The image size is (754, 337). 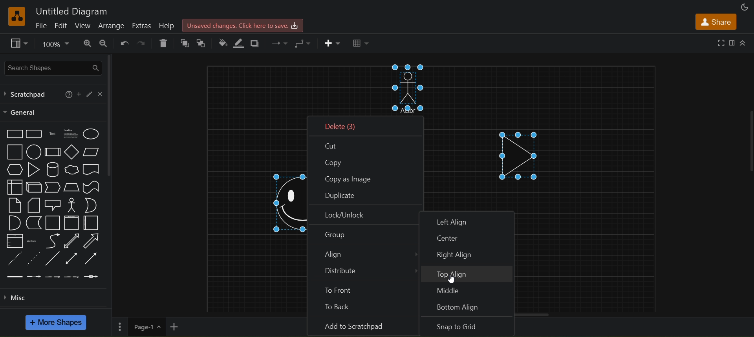 I want to click on callout, so click(x=53, y=205).